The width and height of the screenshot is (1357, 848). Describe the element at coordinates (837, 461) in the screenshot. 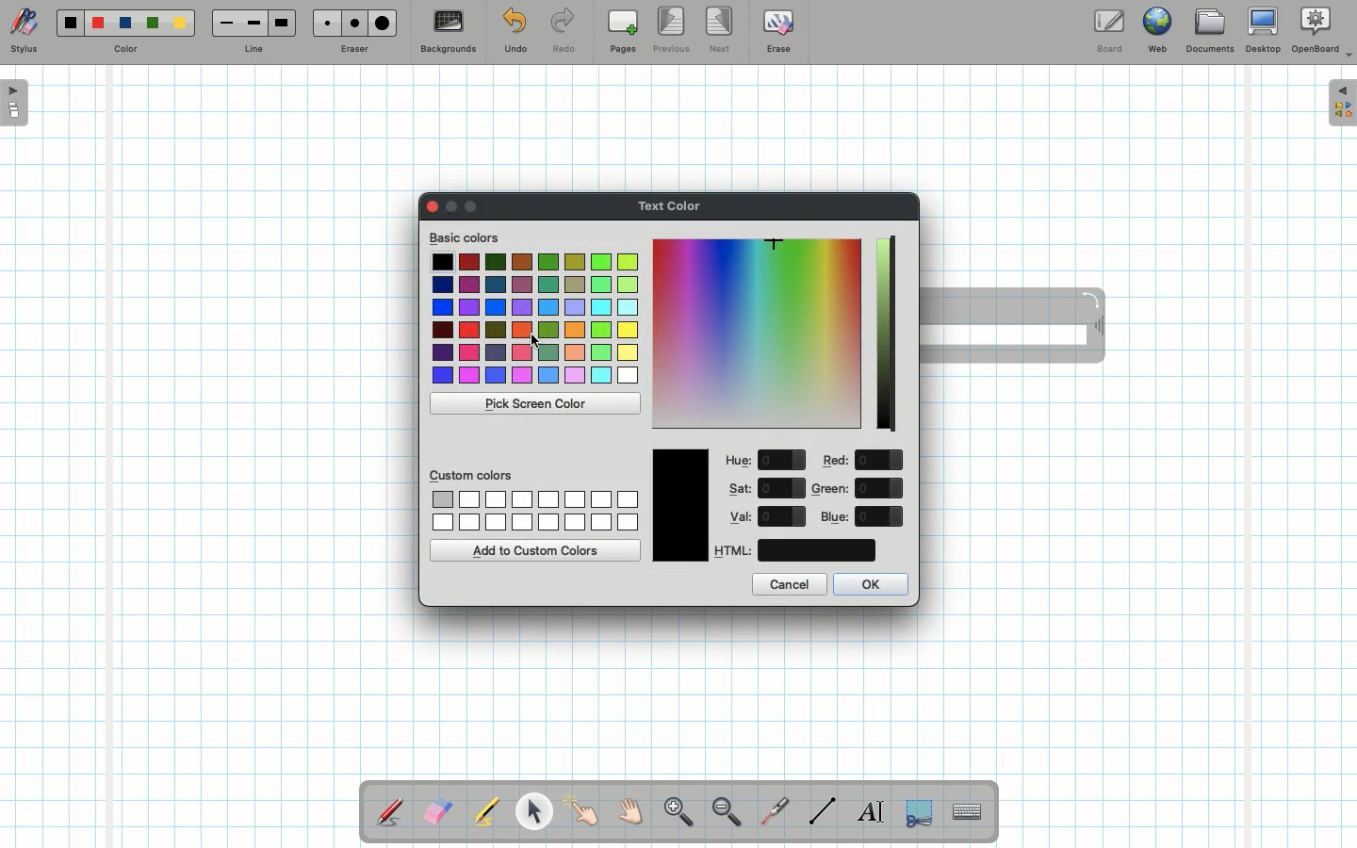

I see `Red` at that location.